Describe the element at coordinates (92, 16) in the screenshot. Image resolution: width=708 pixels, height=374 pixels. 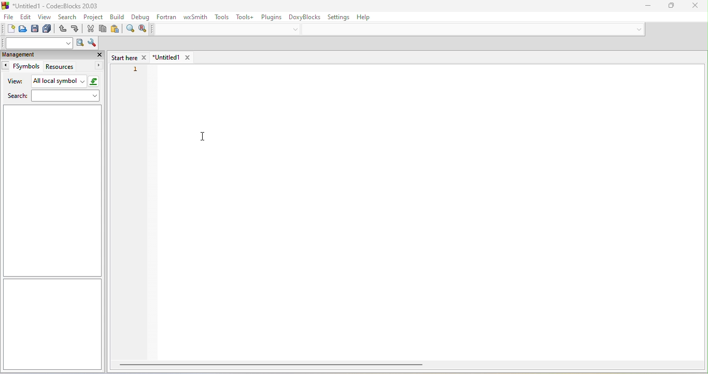
I see `project` at that location.